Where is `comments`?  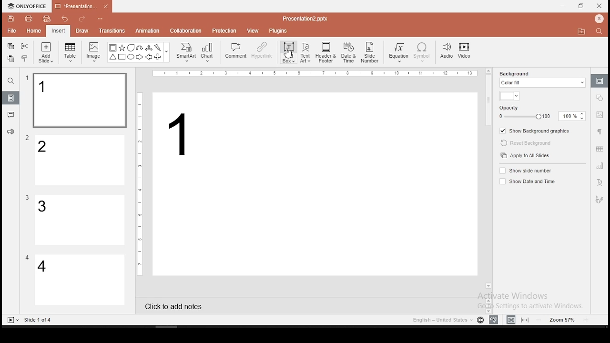
comments is located at coordinates (11, 115).